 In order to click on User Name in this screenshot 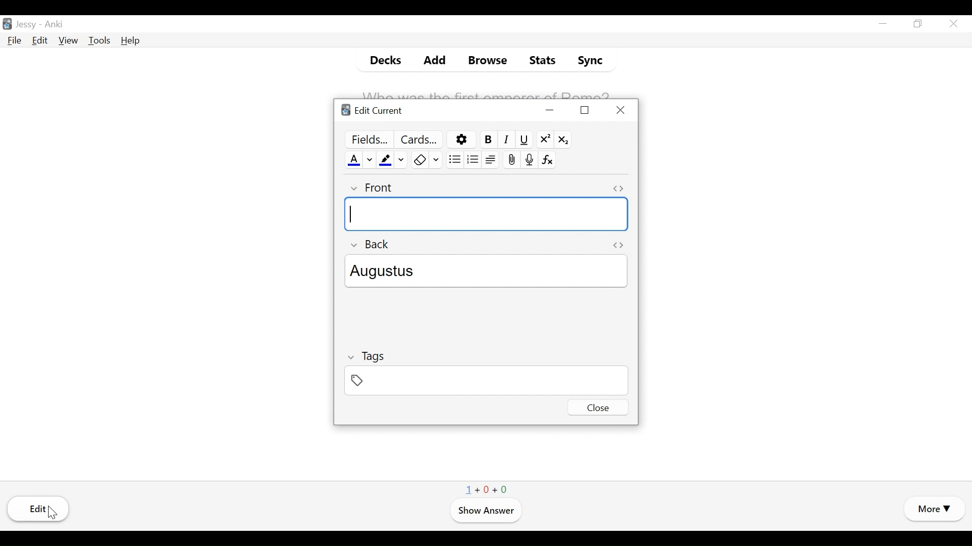, I will do `click(26, 25)`.